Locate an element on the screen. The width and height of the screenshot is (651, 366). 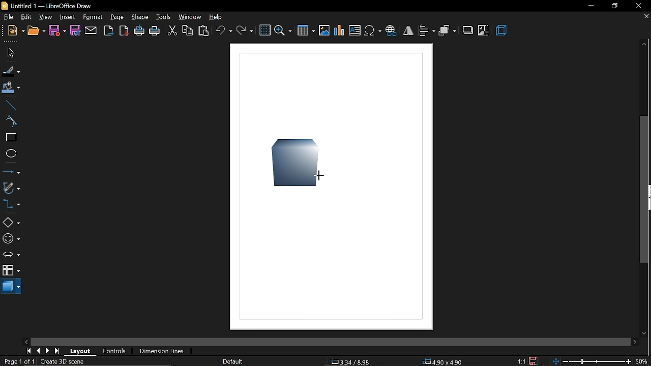
insert hyperlink is located at coordinates (391, 32).